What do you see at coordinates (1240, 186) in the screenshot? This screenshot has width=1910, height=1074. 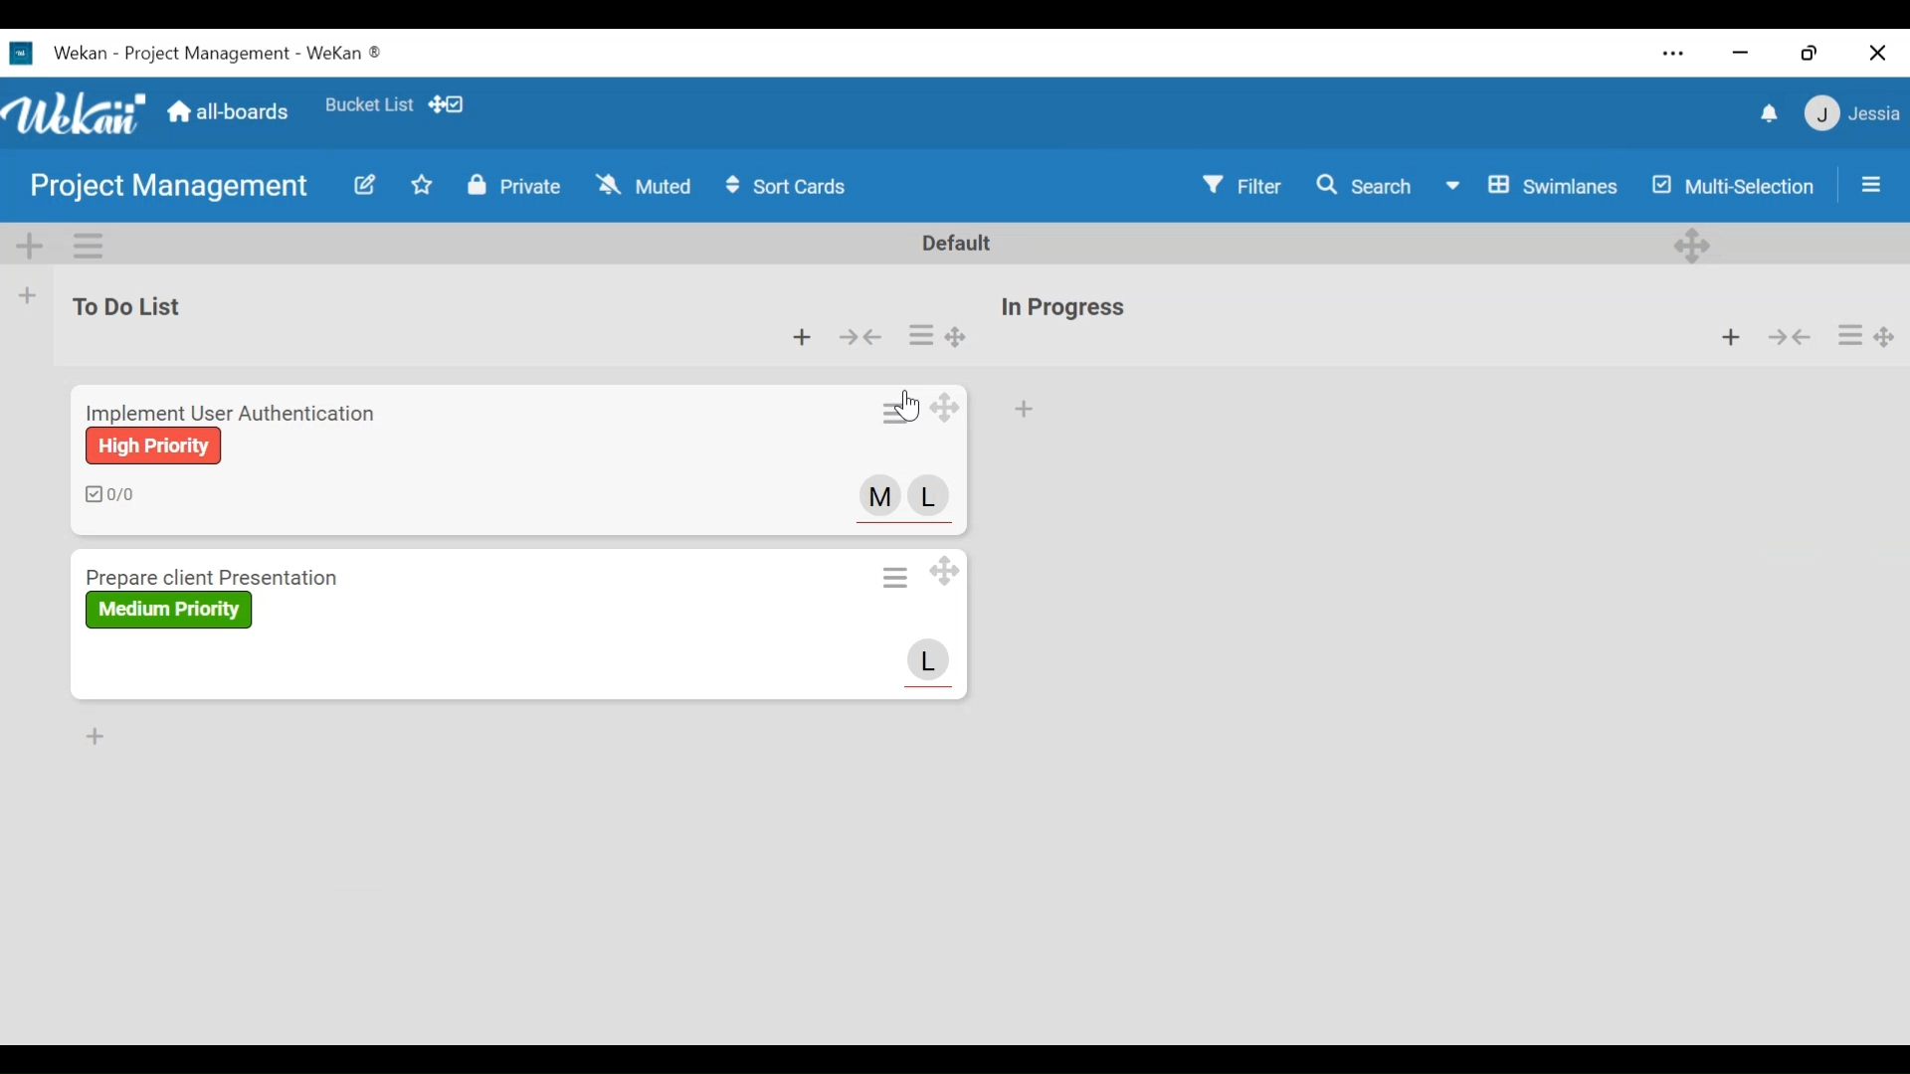 I see `Filter` at bounding box center [1240, 186].